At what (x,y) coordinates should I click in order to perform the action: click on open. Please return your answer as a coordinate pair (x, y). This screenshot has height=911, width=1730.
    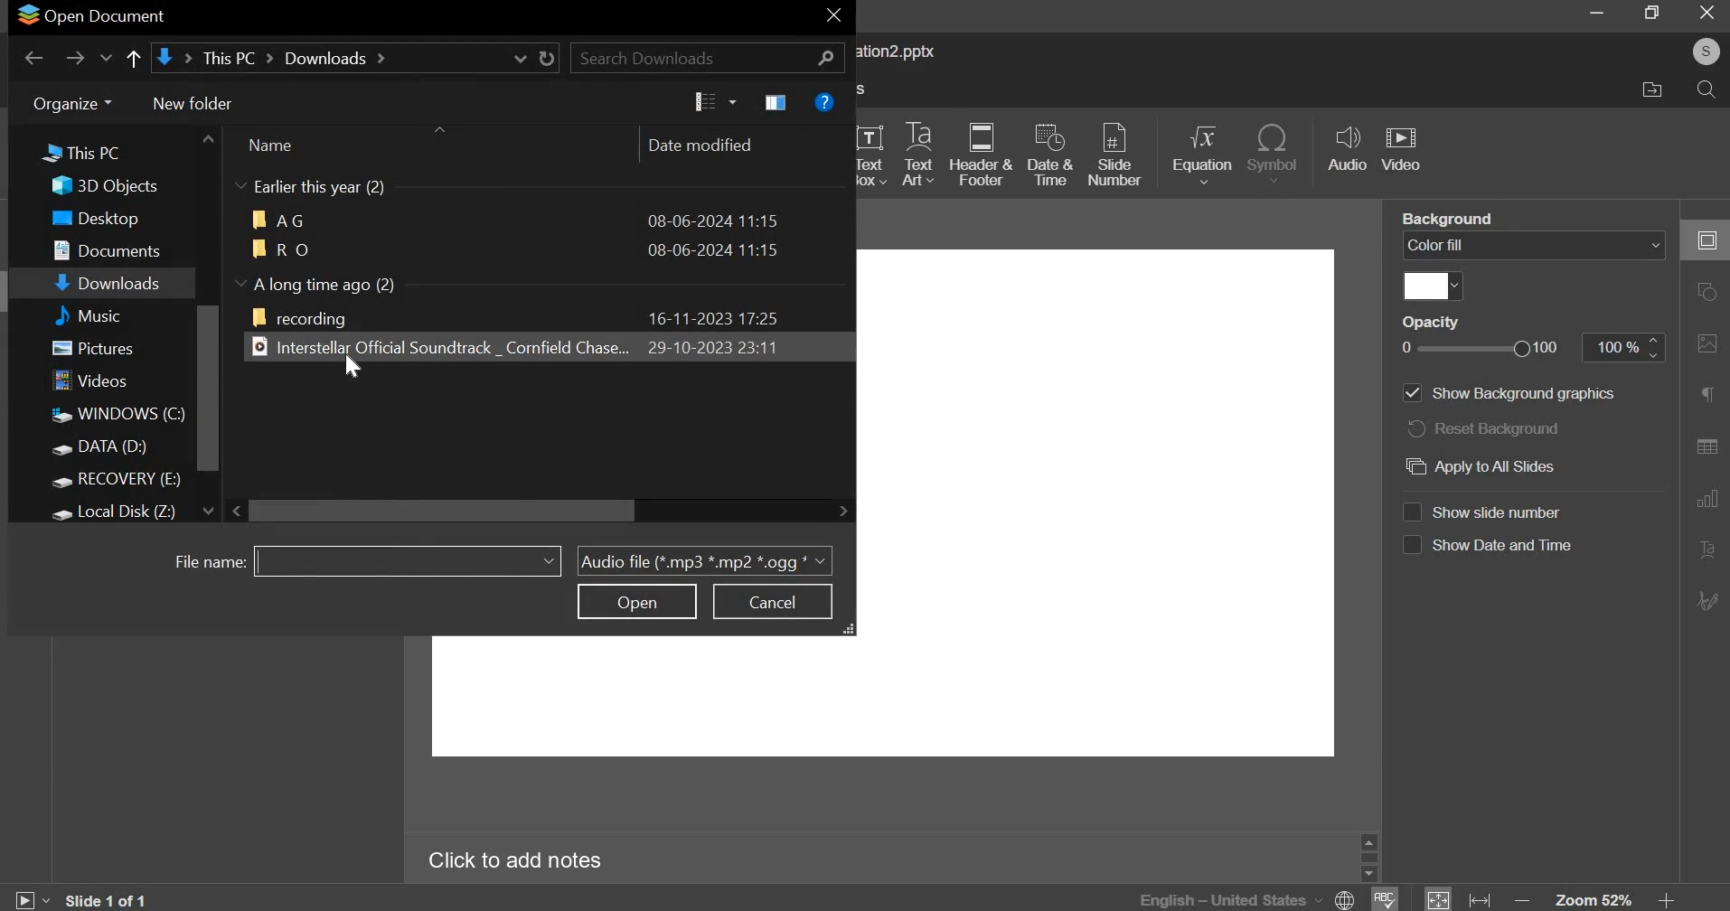
    Looking at the image, I should click on (636, 601).